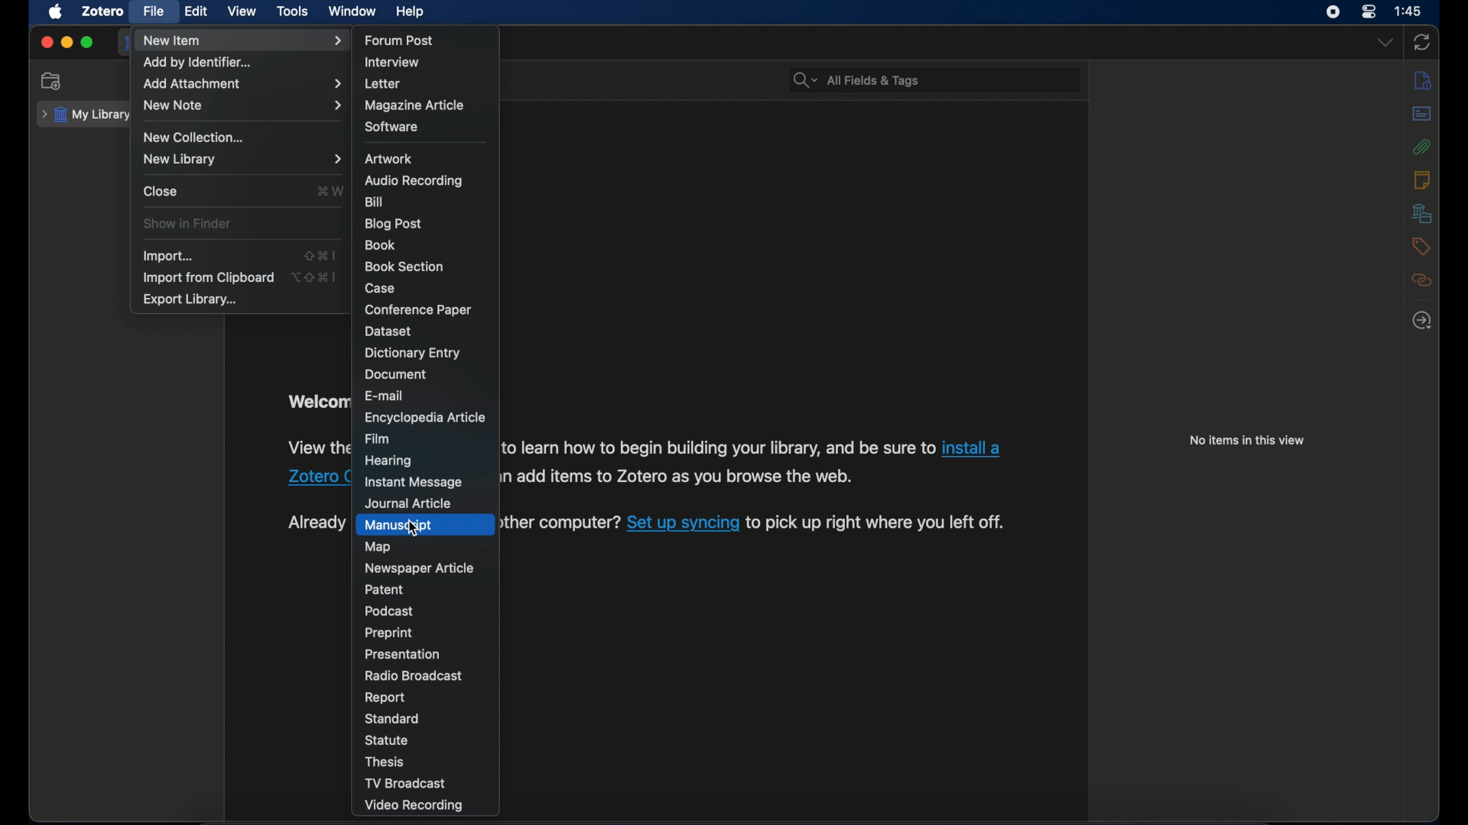 The height and width of the screenshot is (825, 1468). I want to click on install a, so click(976, 446).